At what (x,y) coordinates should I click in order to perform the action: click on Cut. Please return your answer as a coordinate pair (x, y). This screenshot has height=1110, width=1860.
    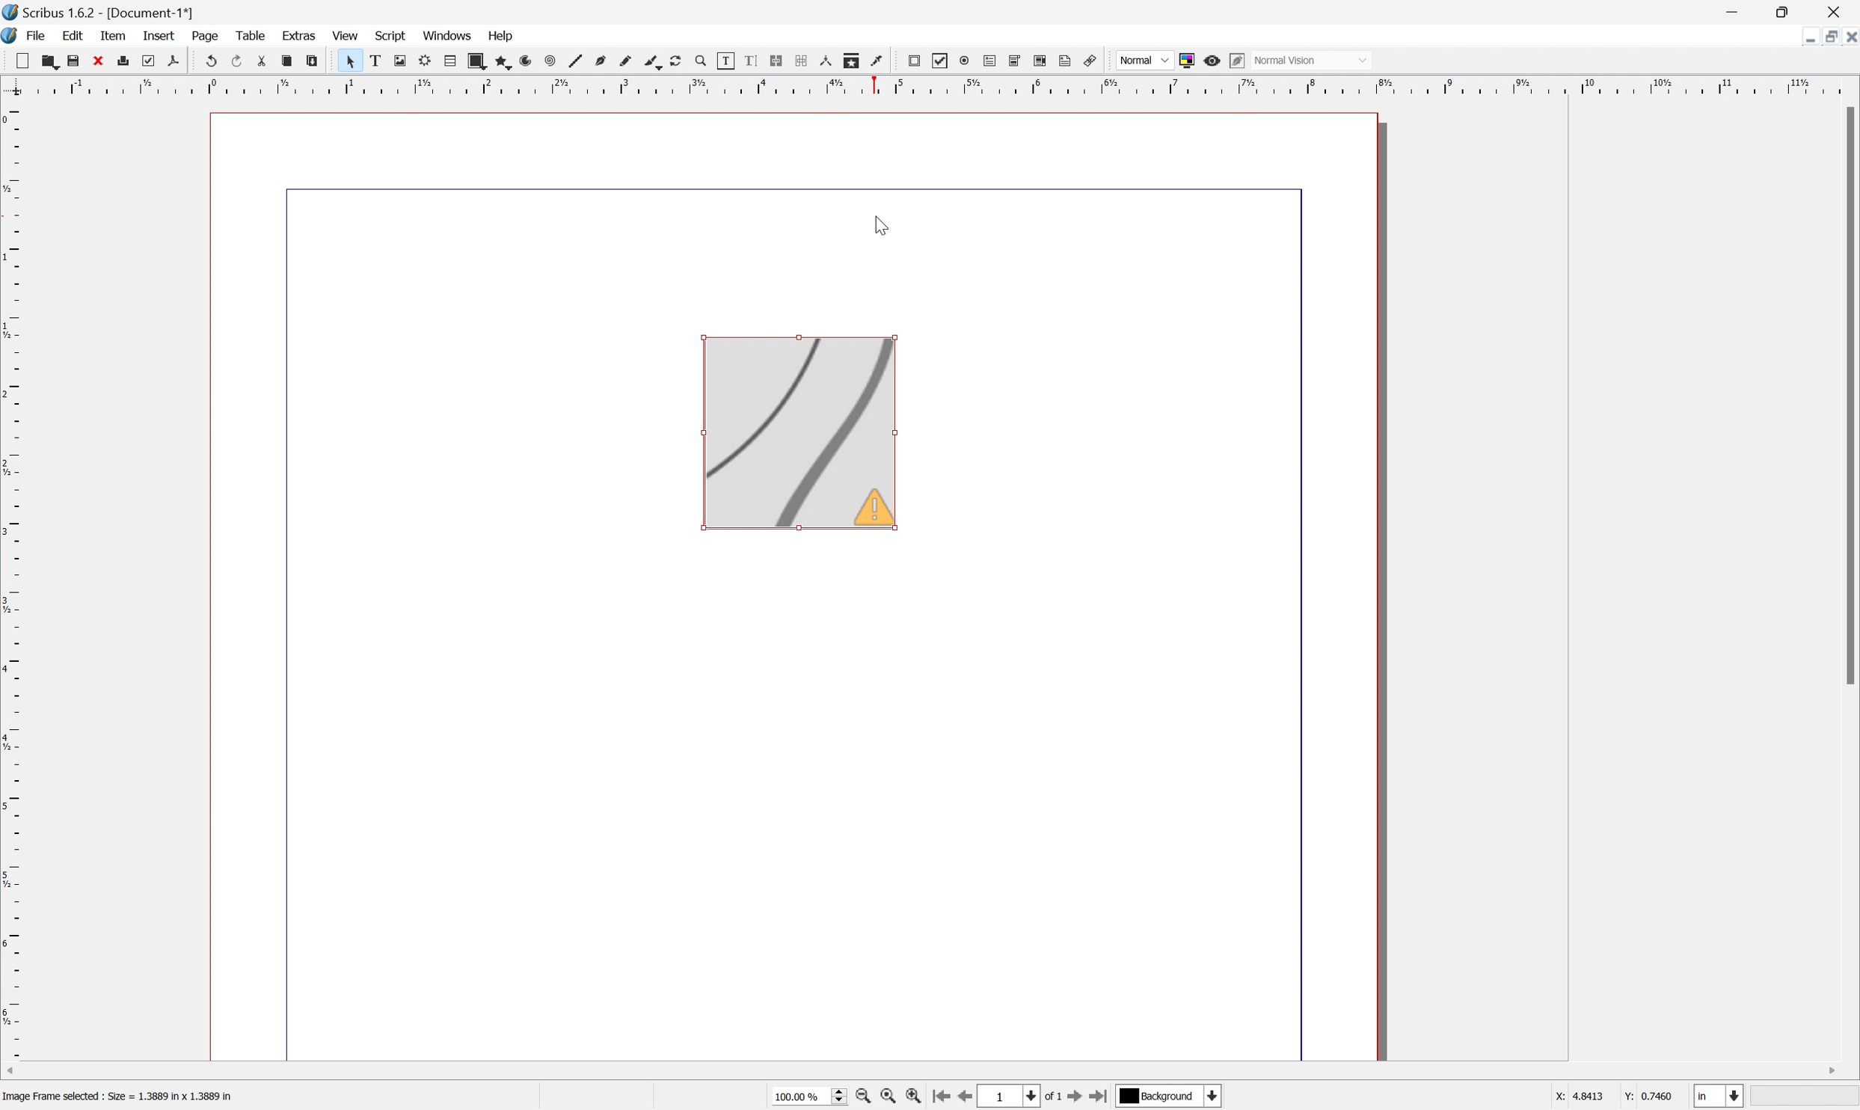
    Looking at the image, I should click on (268, 64).